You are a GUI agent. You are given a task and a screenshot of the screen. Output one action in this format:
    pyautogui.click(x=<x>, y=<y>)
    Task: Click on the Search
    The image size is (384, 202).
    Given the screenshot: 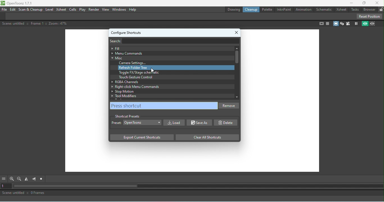 What is the action you would take?
    pyautogui.click(x=118, y=41)
    